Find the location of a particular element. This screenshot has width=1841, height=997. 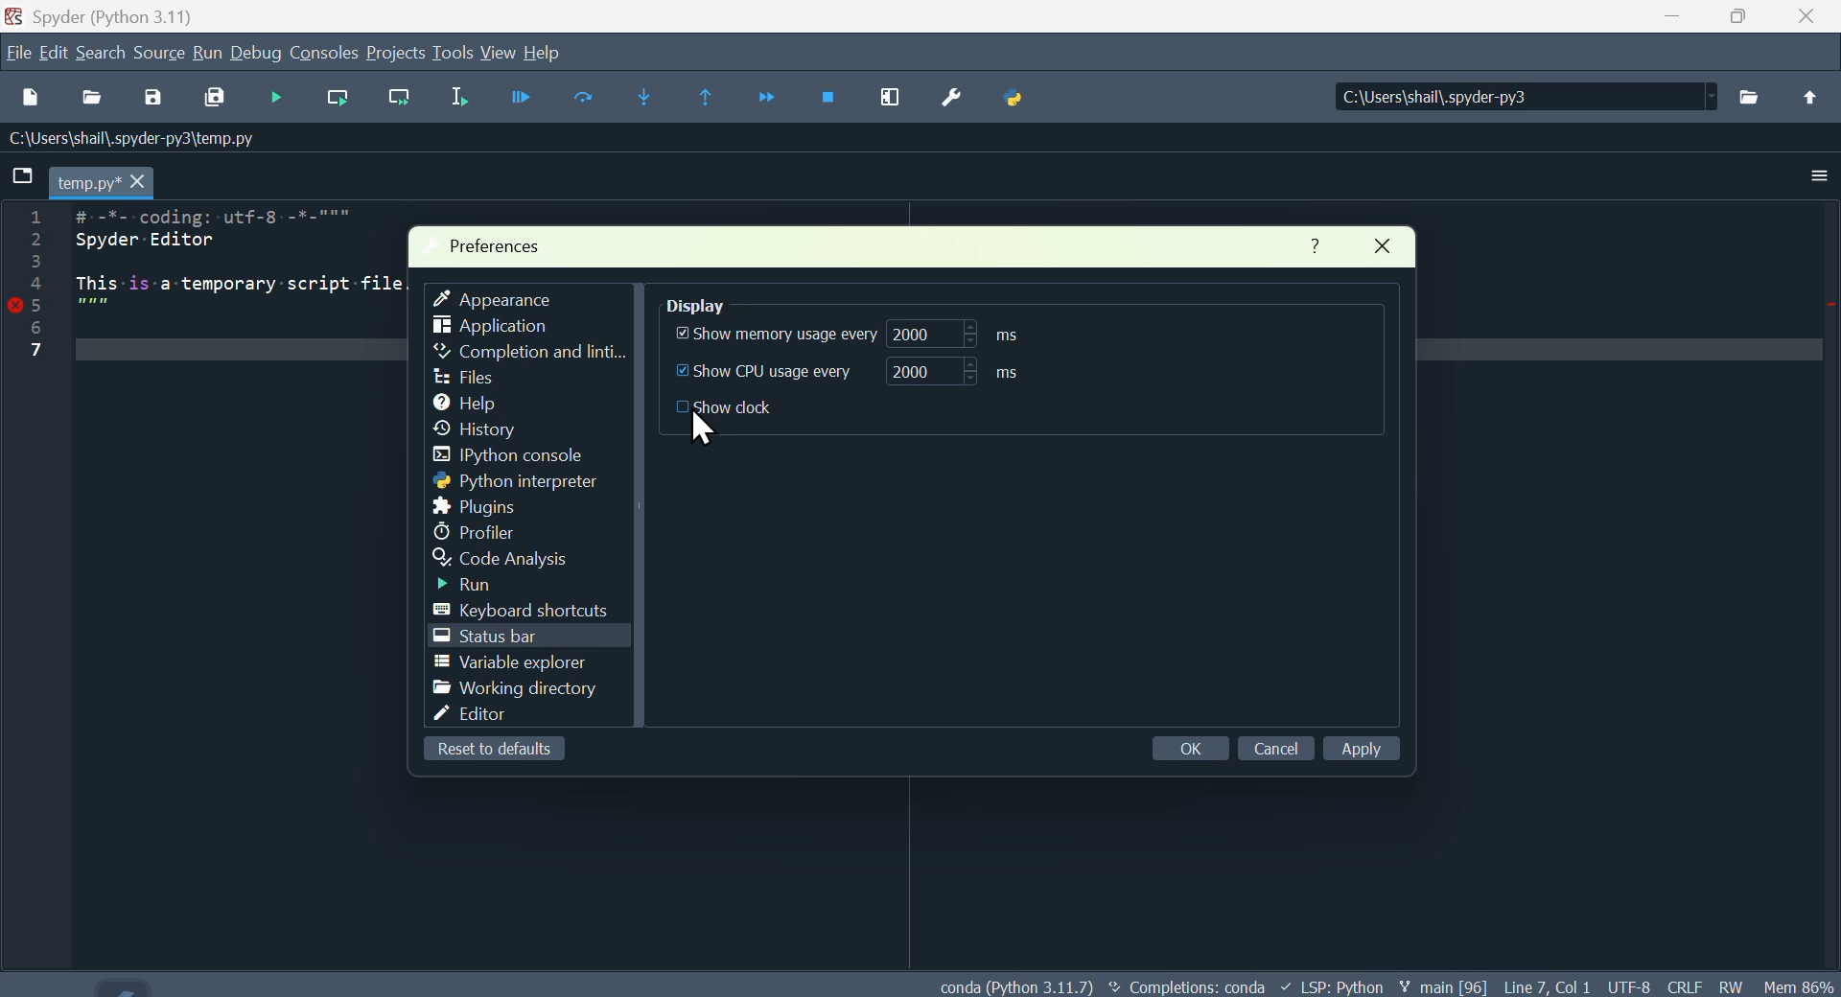

Okay is located at coordinates (1186, 746).